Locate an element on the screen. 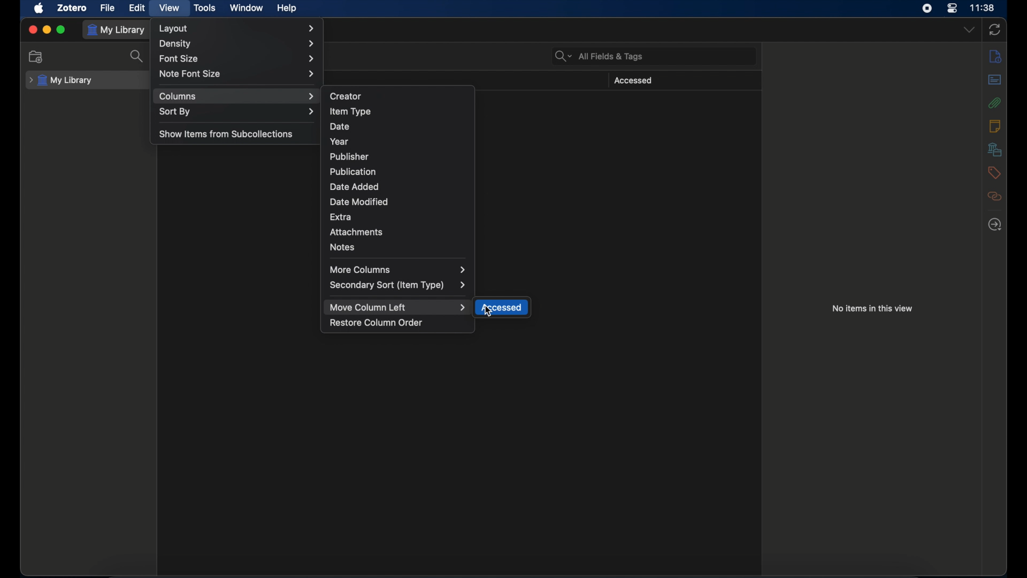 The image size is (1027, 578). more columns is located at coordinates (397, 270).